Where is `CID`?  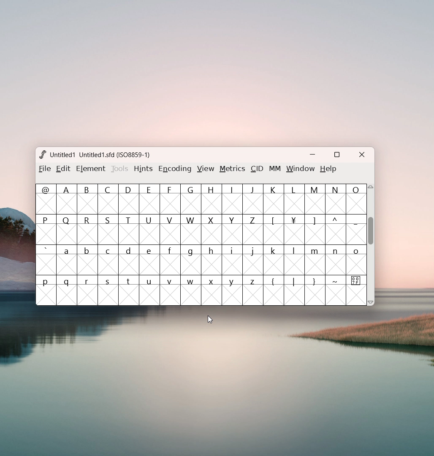 CID is located at coordinates (257, 169).